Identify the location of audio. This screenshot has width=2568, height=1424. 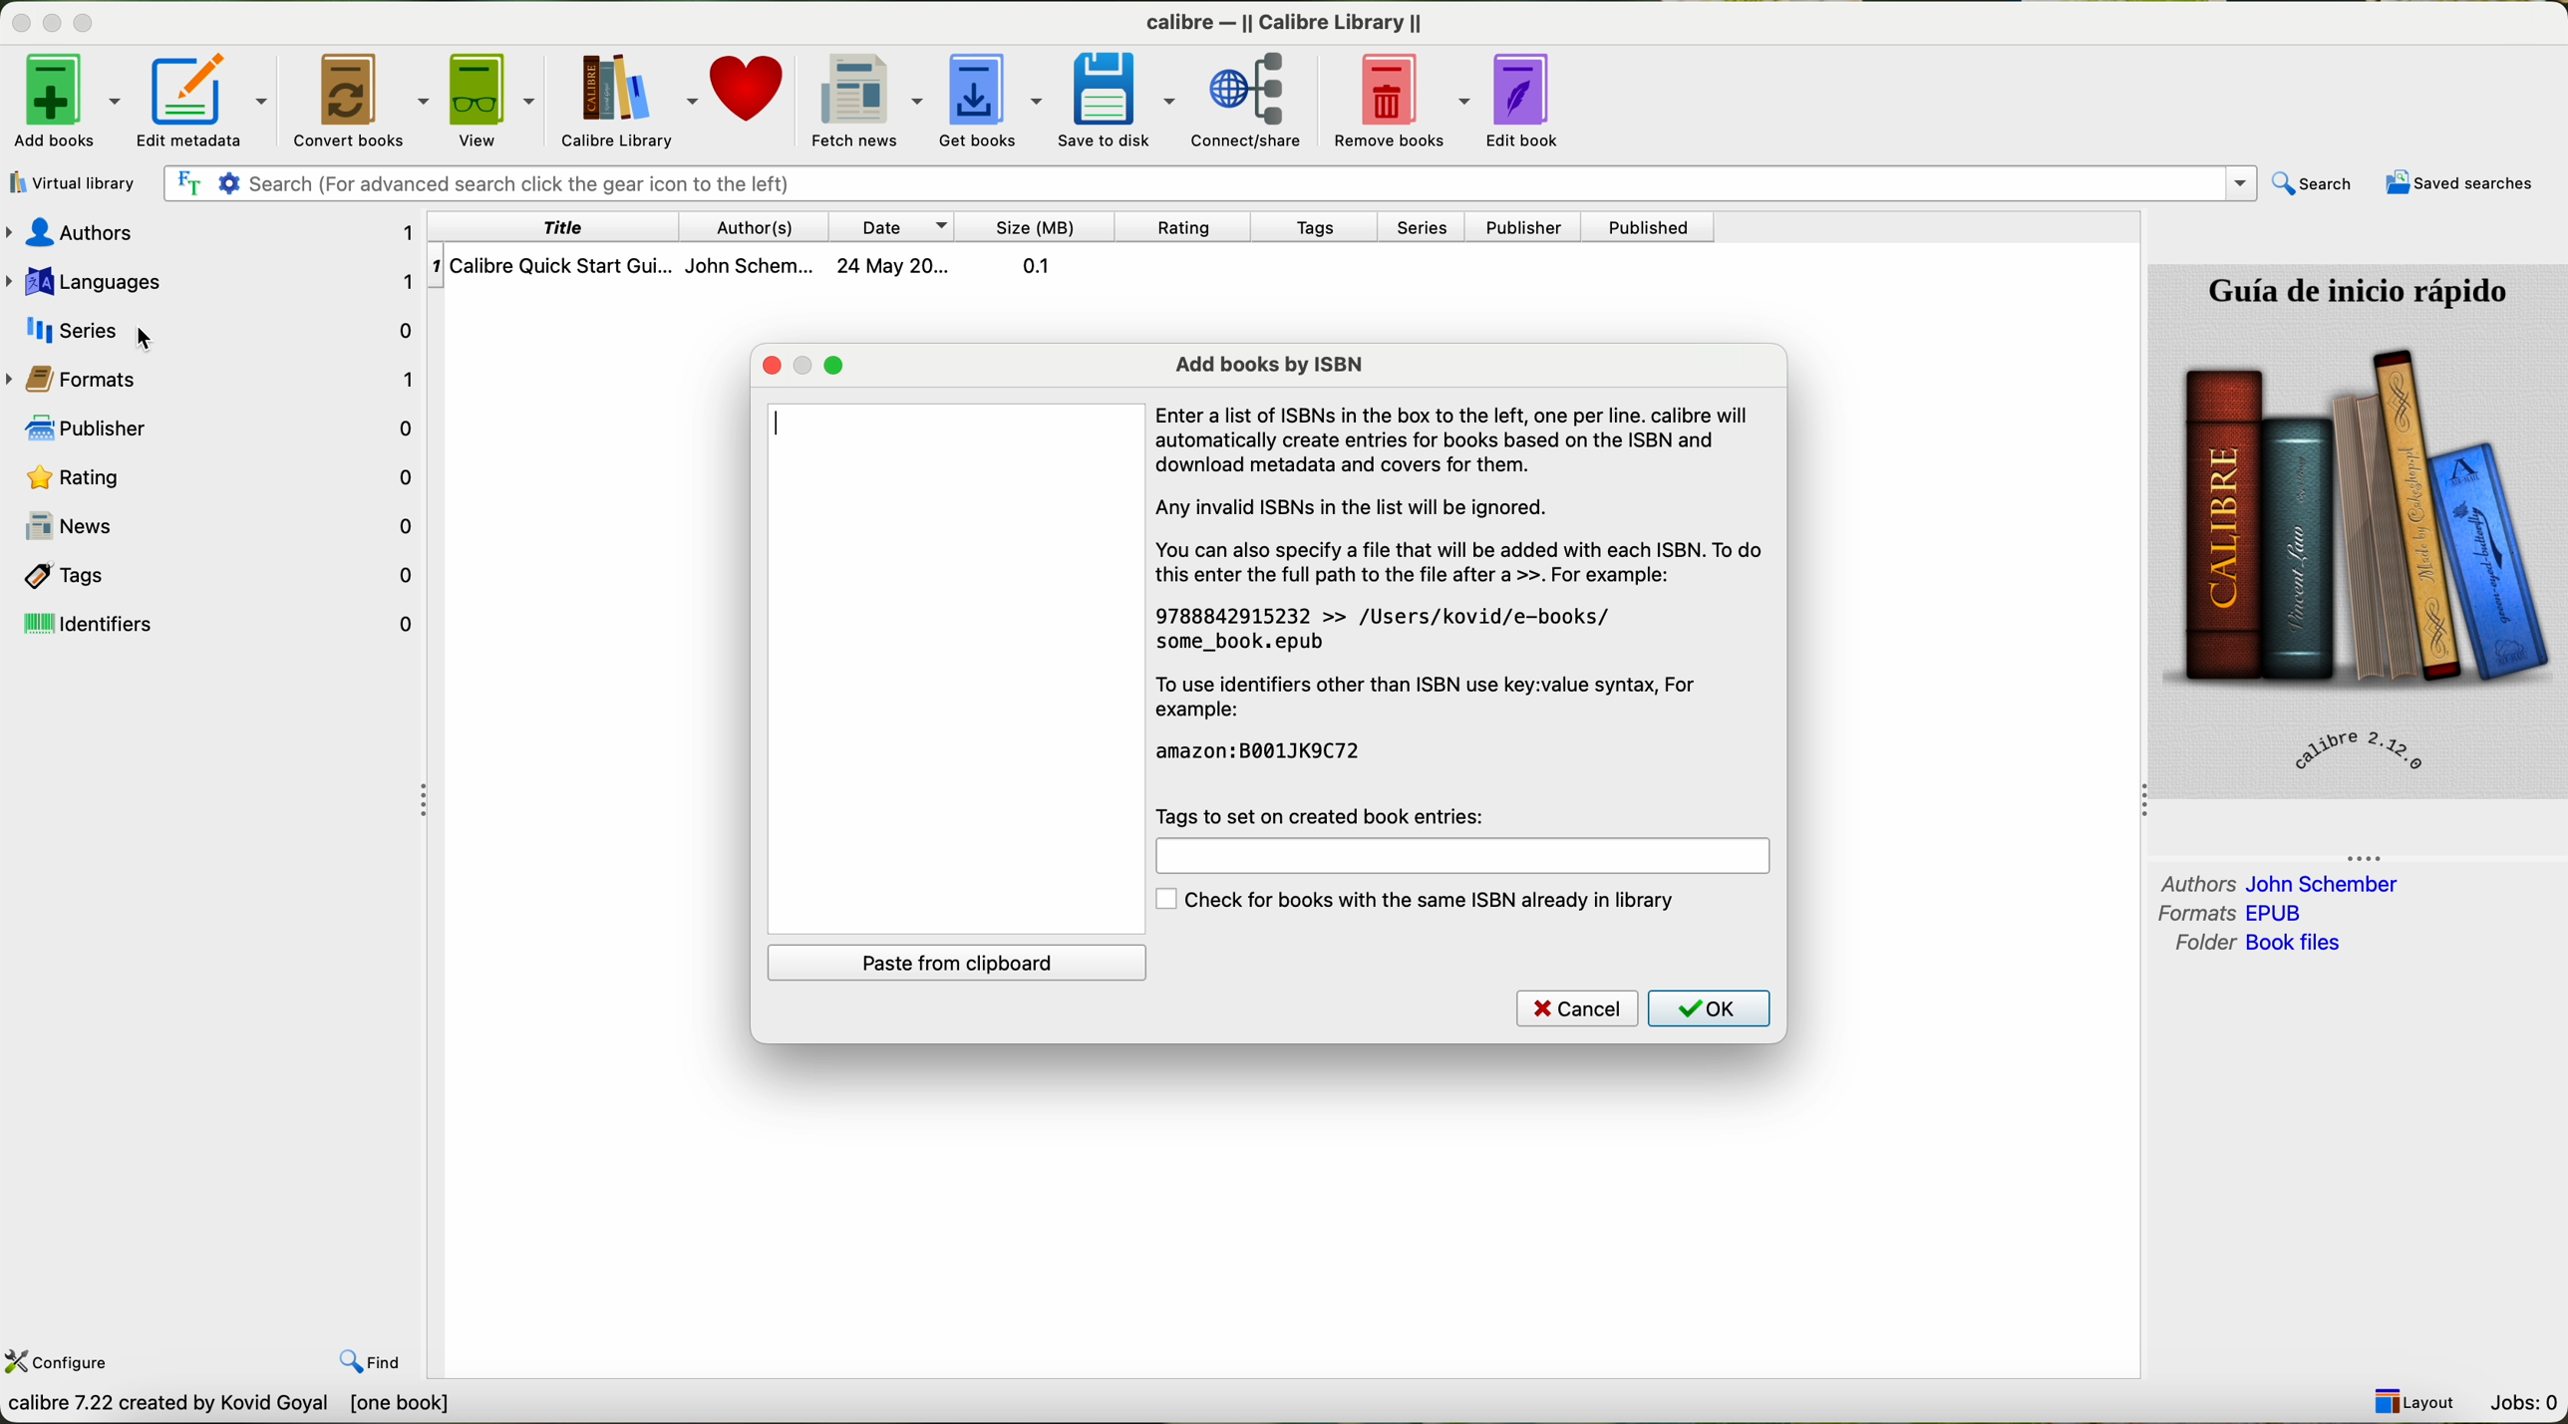
(226, 234).